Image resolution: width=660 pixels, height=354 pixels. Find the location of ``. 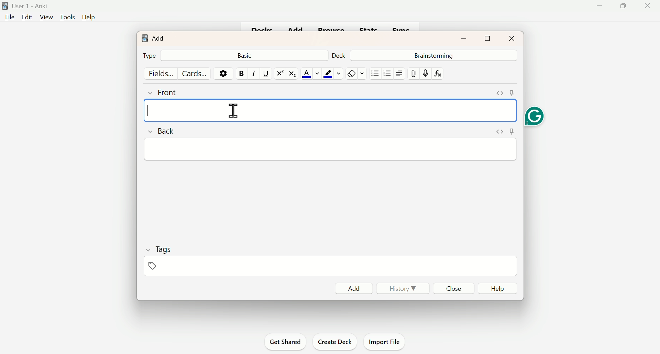

 is located at coordinates (412, 73).